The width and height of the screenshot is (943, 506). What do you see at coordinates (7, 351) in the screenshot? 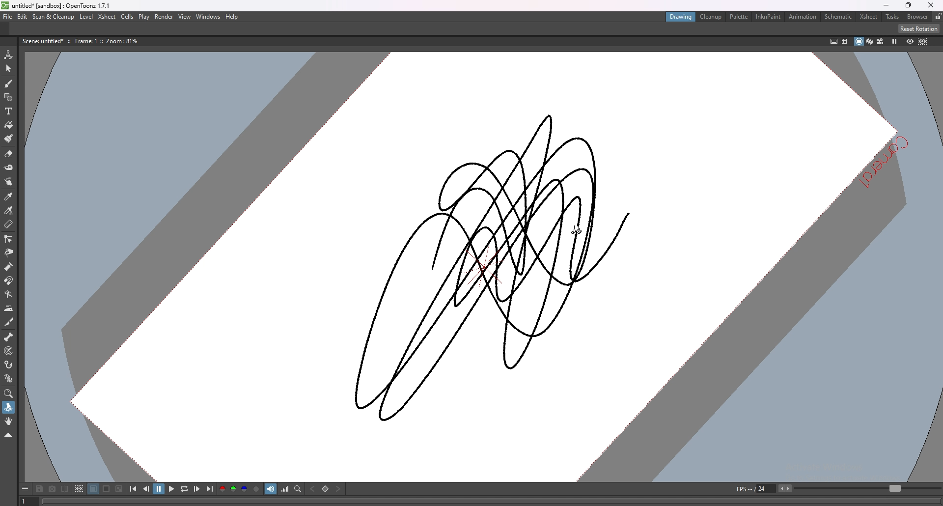
I see `target` at bounding box center [7, 351].